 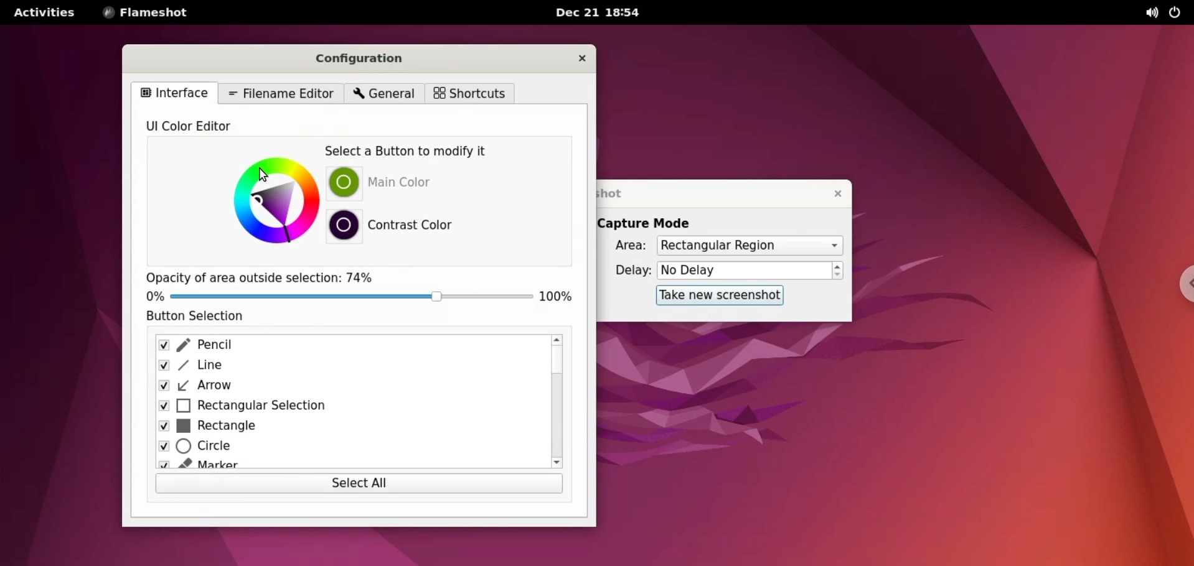 I want to click on activities , so click(x=43, y=12).